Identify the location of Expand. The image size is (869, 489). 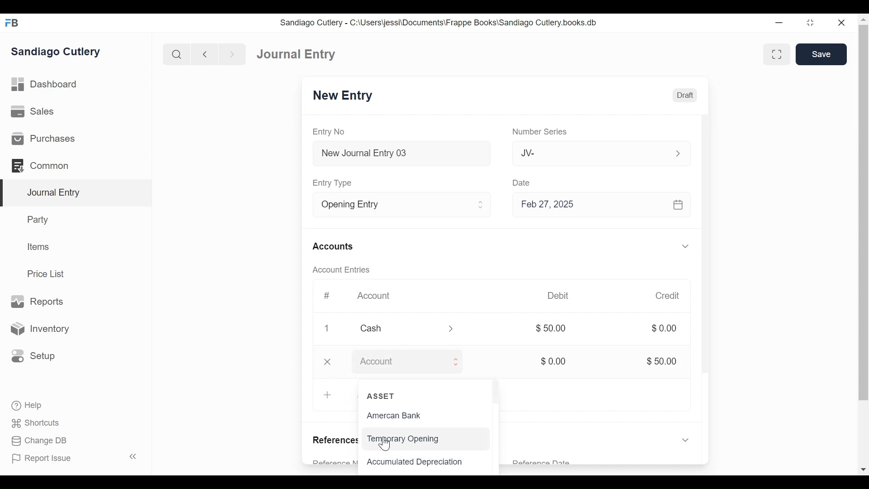
(481, 205).